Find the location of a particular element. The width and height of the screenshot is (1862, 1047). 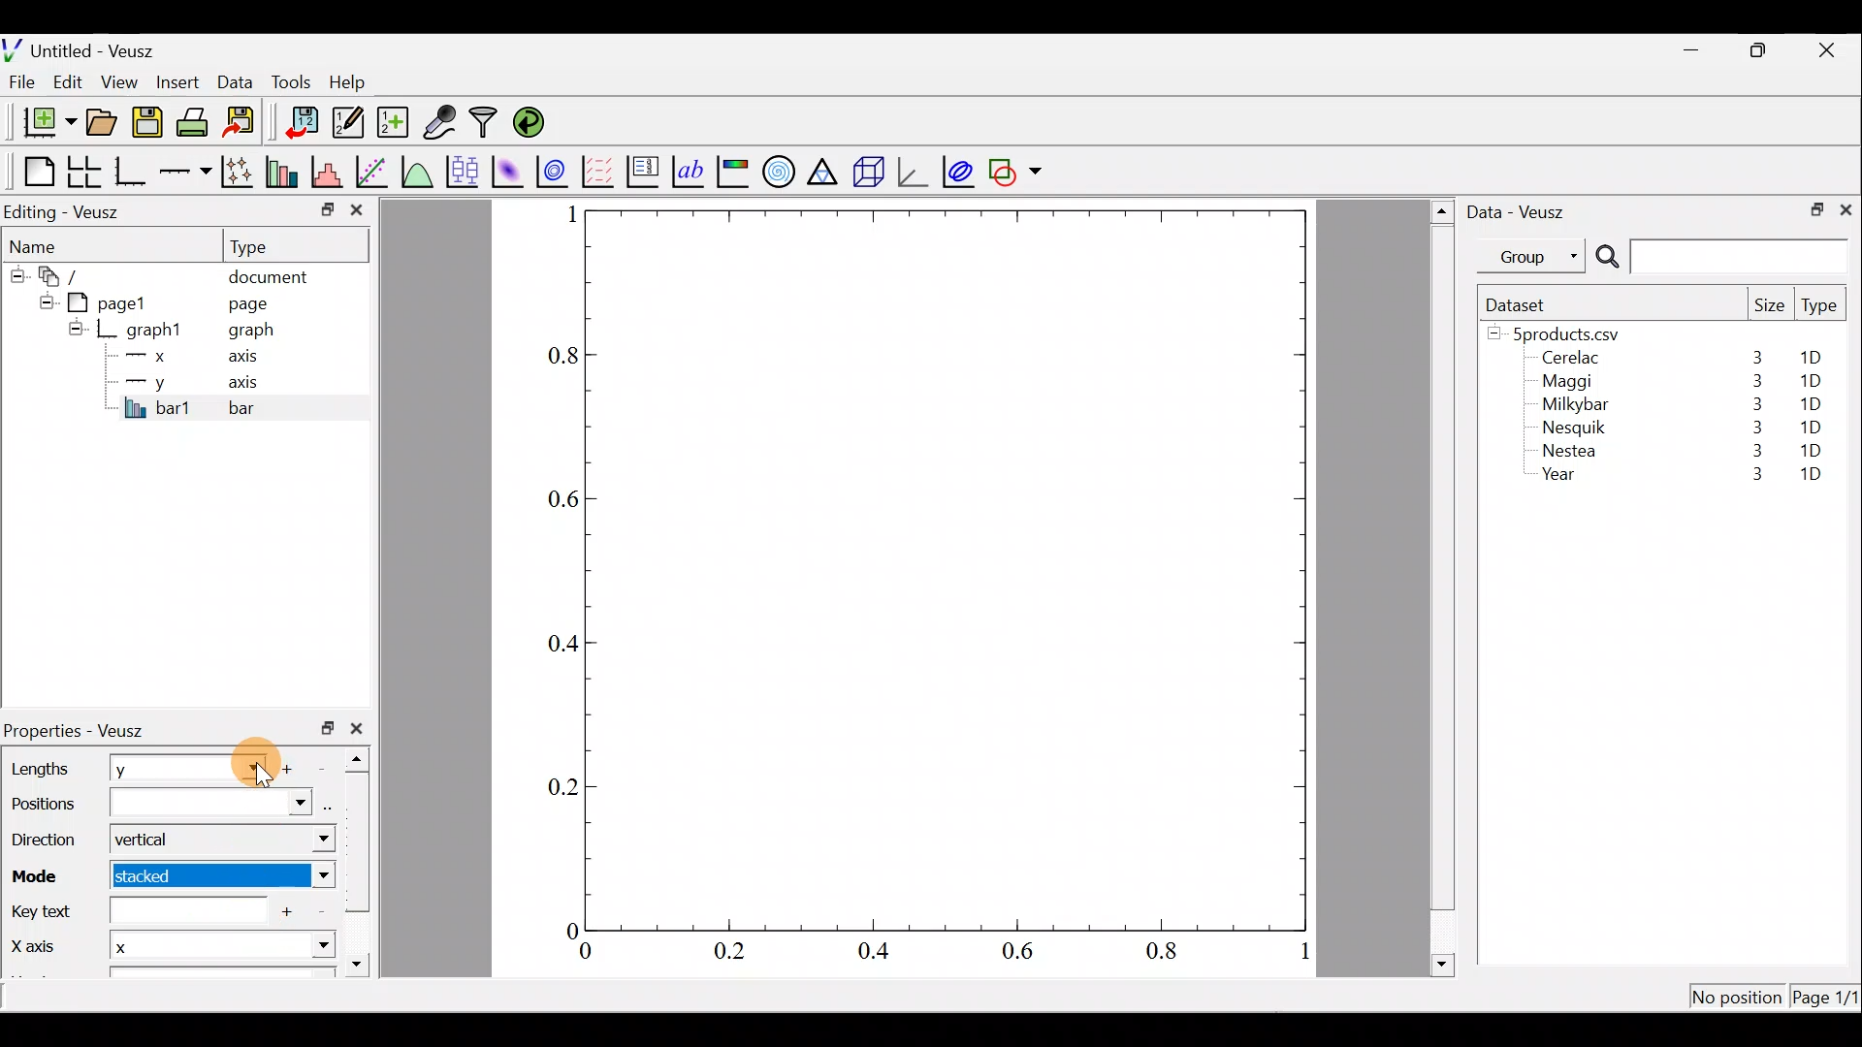

pagel is located at coordinates (115, 301).